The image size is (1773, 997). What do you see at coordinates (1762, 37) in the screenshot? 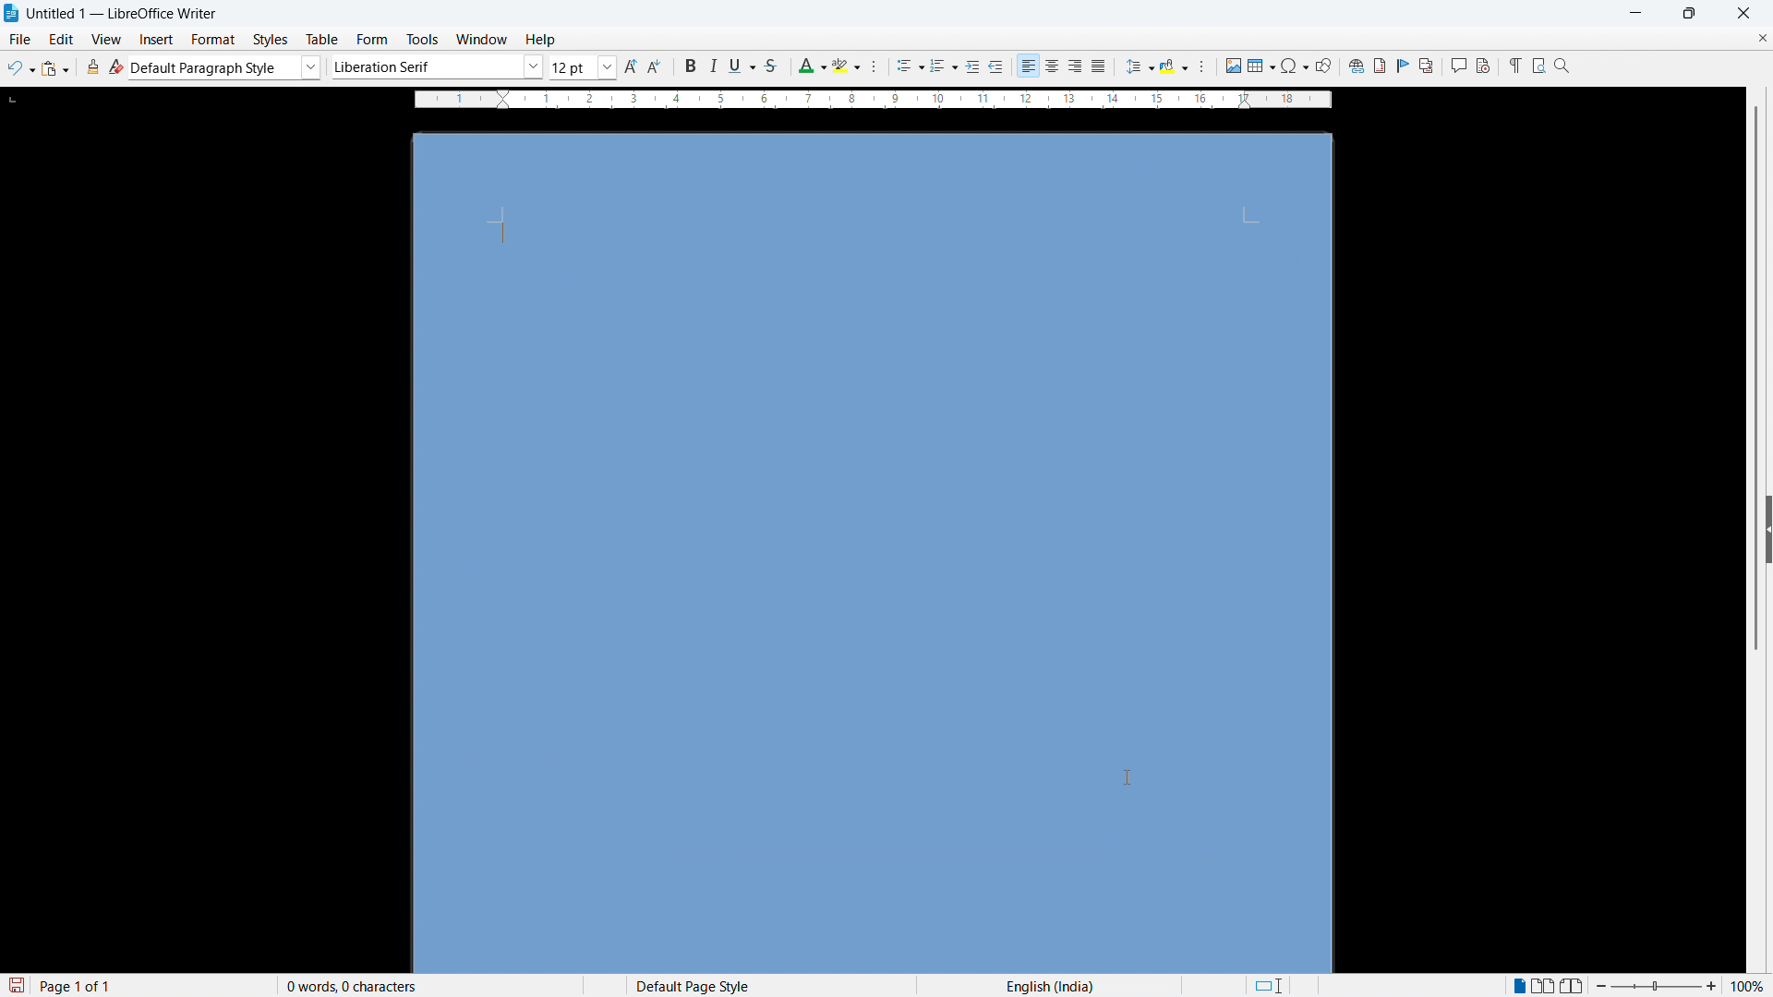
I see `Close document ` at bounding box center [1762, 37].